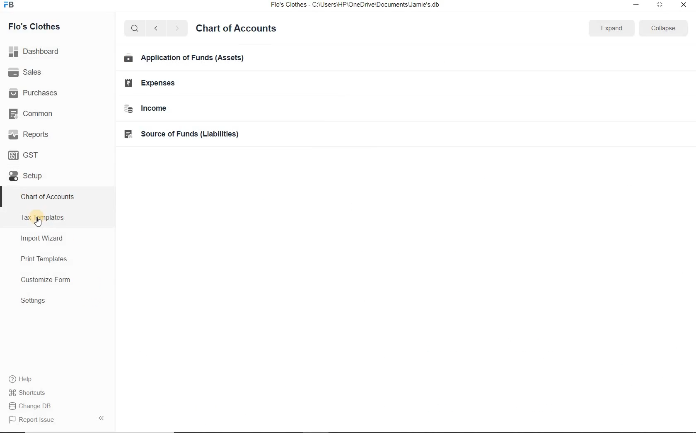 The image size is (696, 433). Describe the element at coordinates (58, 197) in the screenshot. I see `Chart of Accounts` at that location.